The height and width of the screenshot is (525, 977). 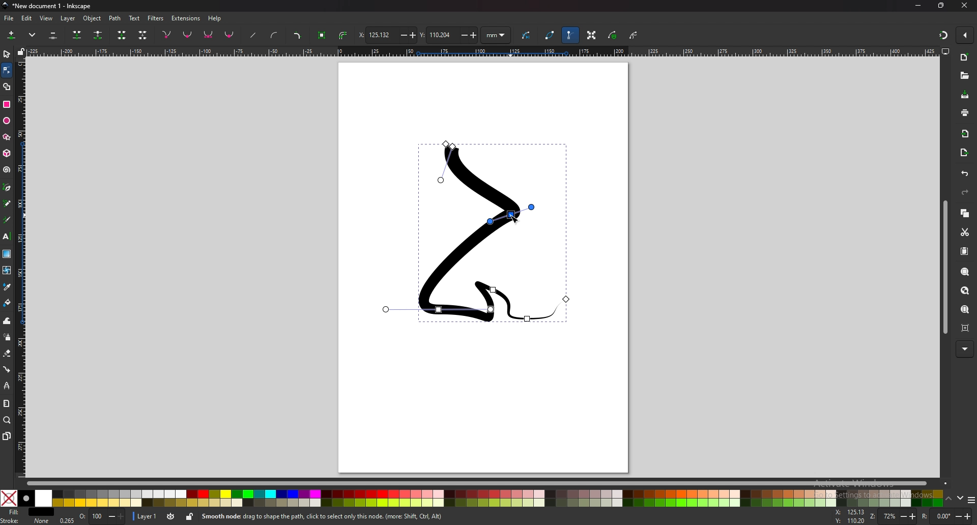 What do you see at coordinates (343, 36) in the screenshot?
I see `stroke to path` at bounding box center [343, 36].